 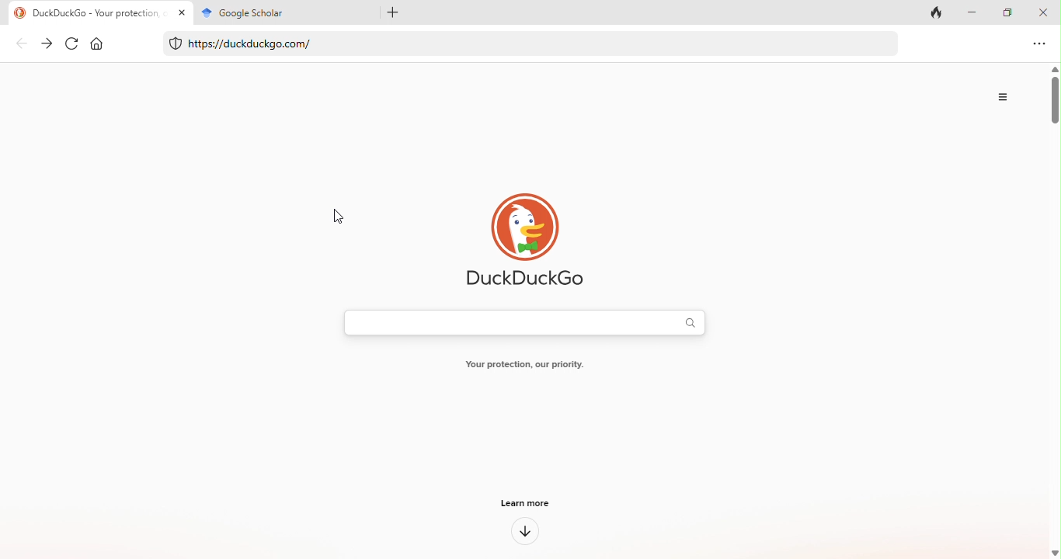 What do you see at coordinates (334, 215) in the screenshot?
I see `cursor` at bounding box center [334, 215].